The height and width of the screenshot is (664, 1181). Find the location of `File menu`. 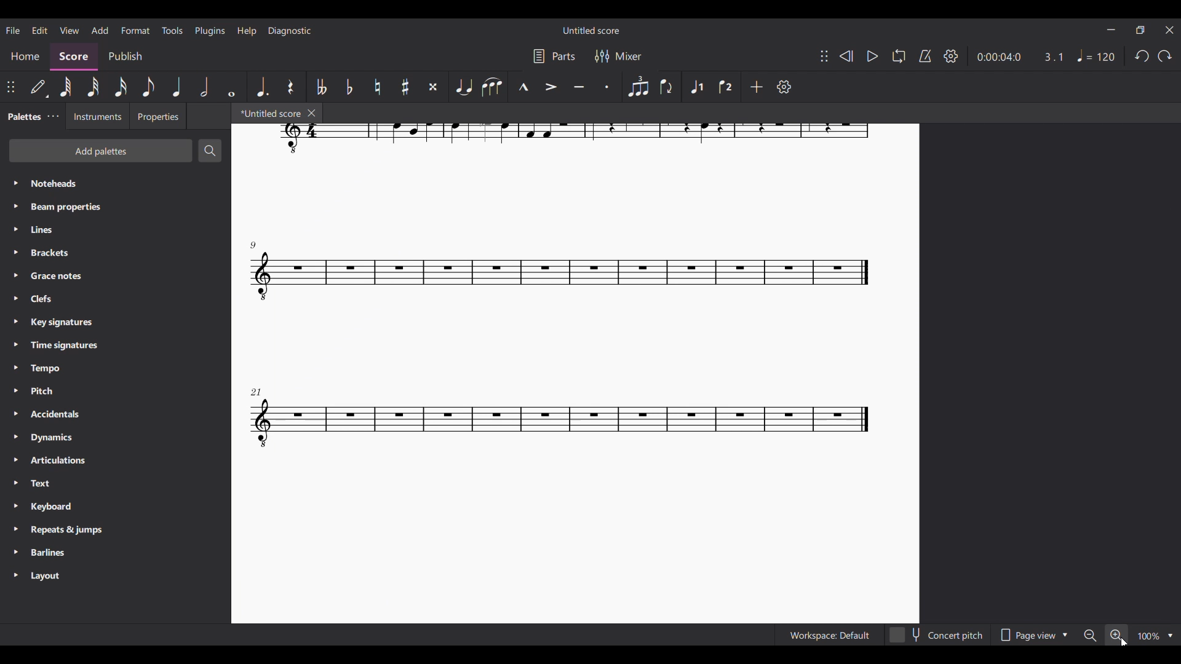

File menu is located at coordinates (13, 31).